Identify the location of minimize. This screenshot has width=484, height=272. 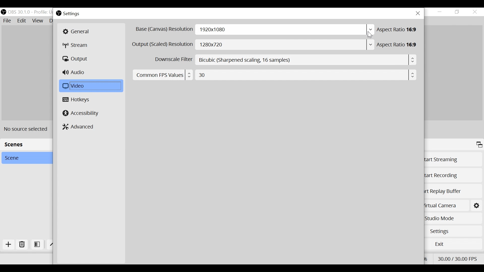
(440, 12).